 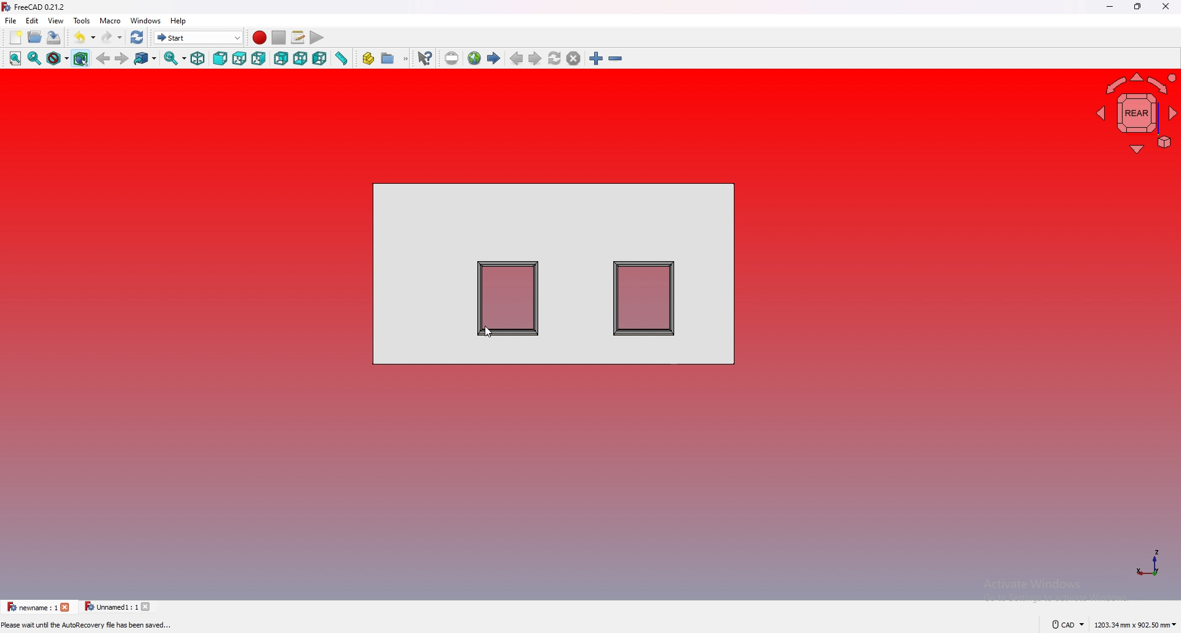 I want to click on close tab, so click(x=68, y=607).